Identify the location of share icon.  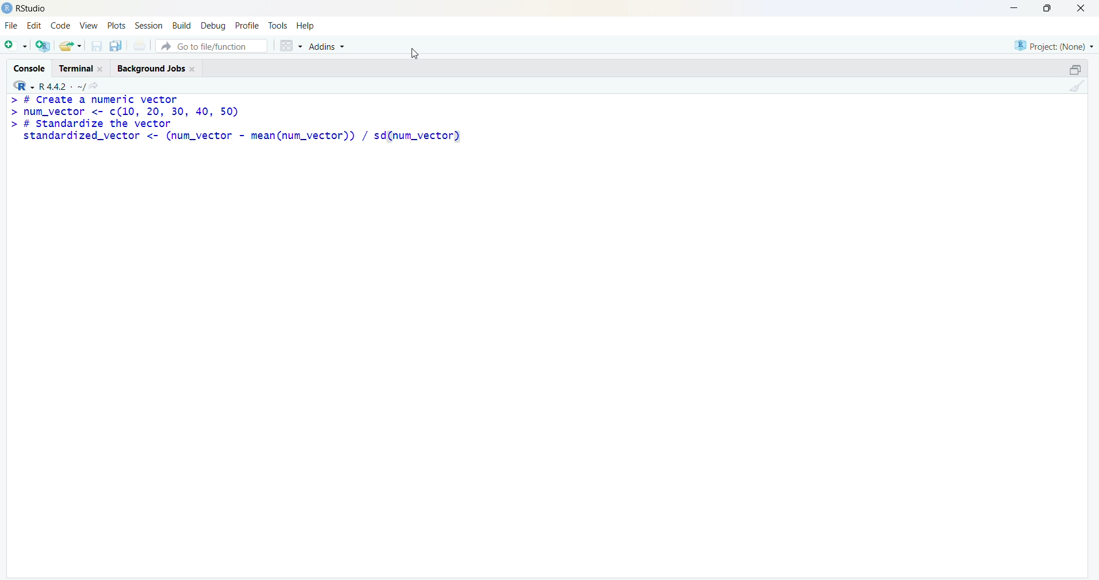
(94, 86).